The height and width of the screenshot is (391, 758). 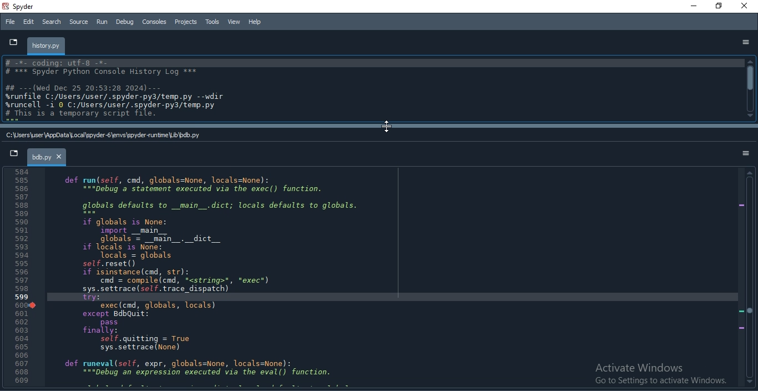 What do you see at coordinates (254, 21) in the screenshot?
I see `Help` at bounding box center [254, 21].